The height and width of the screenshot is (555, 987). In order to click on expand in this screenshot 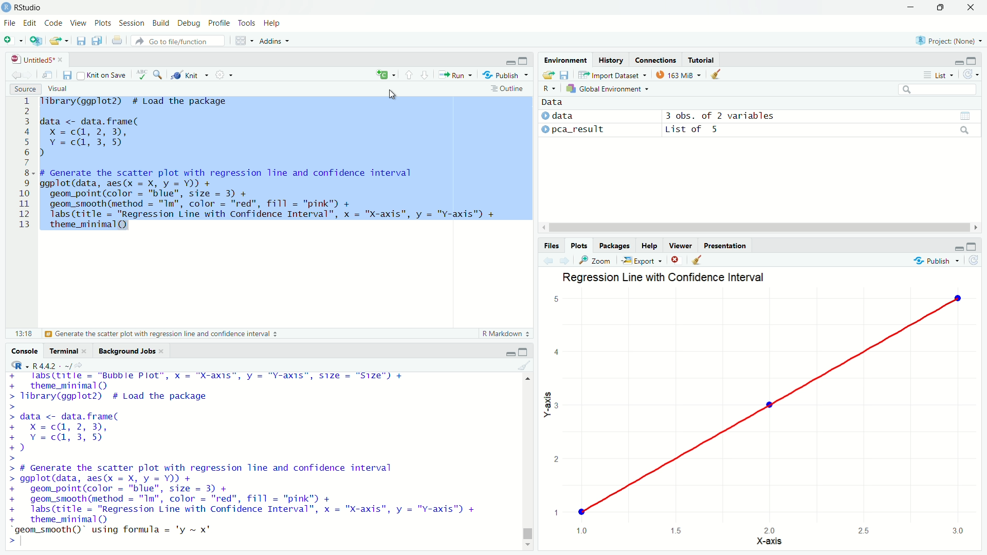, I will do `click(522, 351)`.